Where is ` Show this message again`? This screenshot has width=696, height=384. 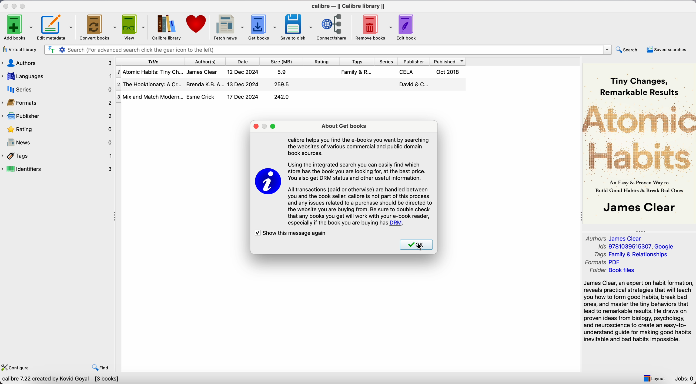
 Show this message again is located at coordinates (293, 233).